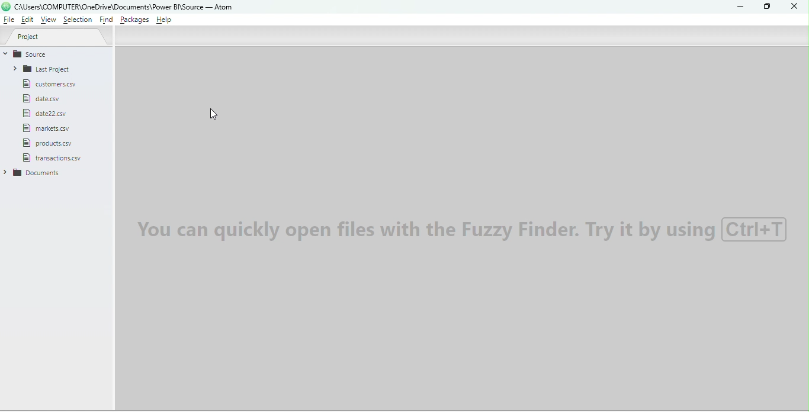 The width and height of the screenshot is (809, 412). What do you see at coordinates (29, 21) in the screenshot?
I see `Edit` at bounding box center [29, 21].